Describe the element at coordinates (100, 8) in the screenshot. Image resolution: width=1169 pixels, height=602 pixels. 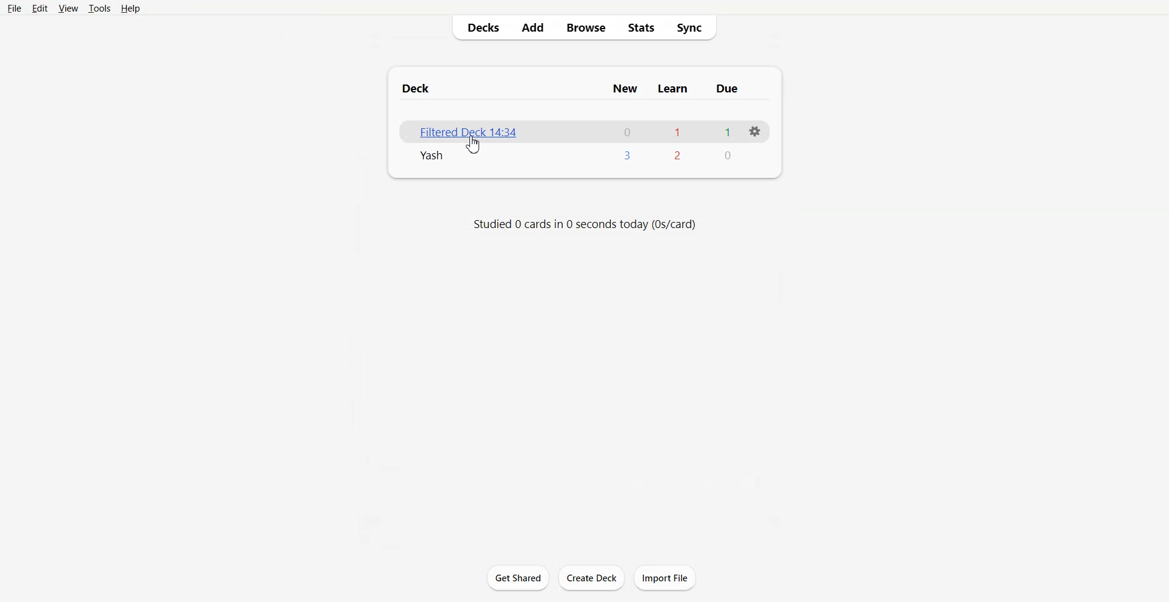
I see `Tools` at that location.